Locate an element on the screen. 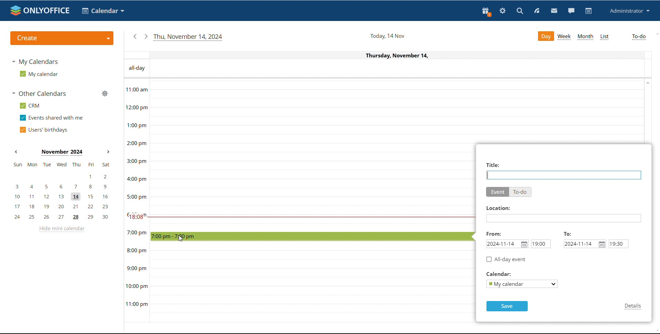 The image size is (660, 334). current time is located at coordinates (313, 217).